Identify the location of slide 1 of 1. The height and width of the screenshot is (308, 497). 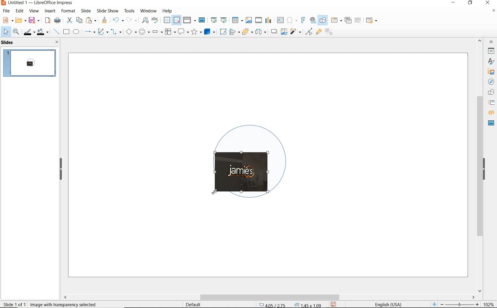
(15, 303).